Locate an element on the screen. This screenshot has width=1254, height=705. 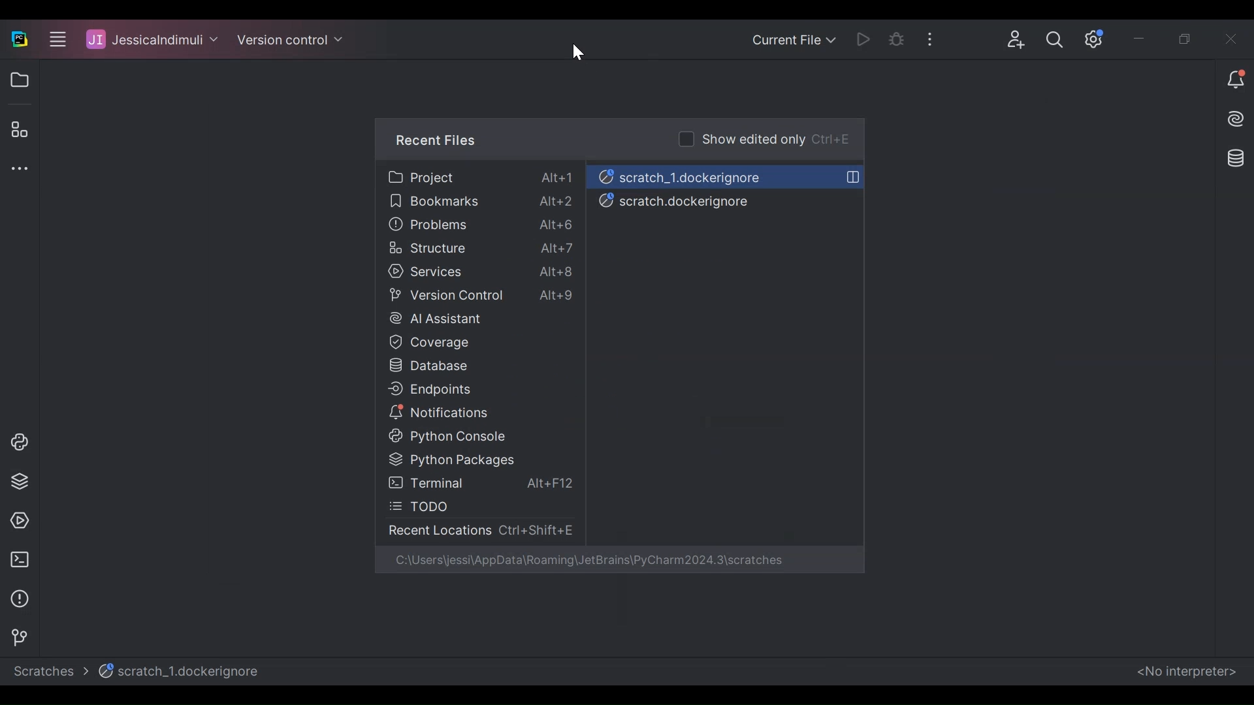
Settings is located at coordinates (1097, 37).